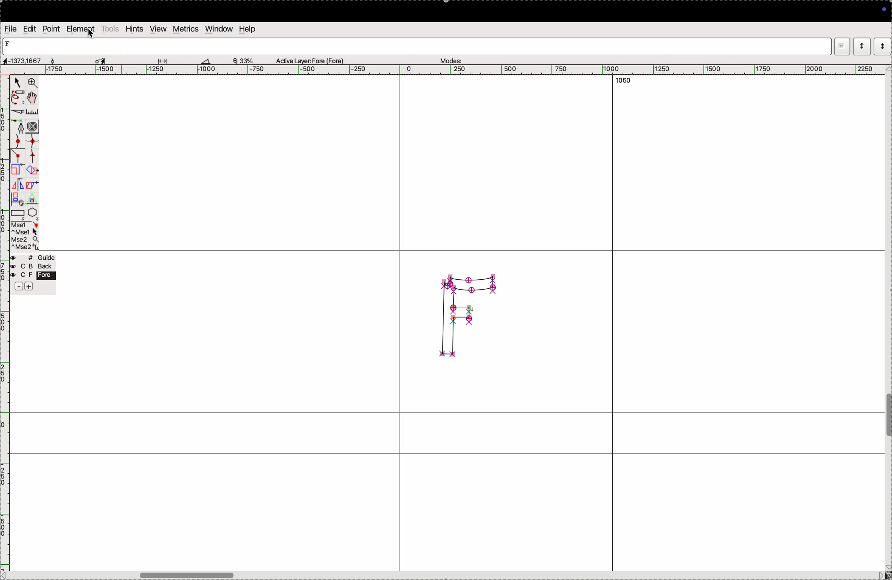  Describe the element at coordinates (21, 127) in the screenshot. I see `fountain pen` at that location.